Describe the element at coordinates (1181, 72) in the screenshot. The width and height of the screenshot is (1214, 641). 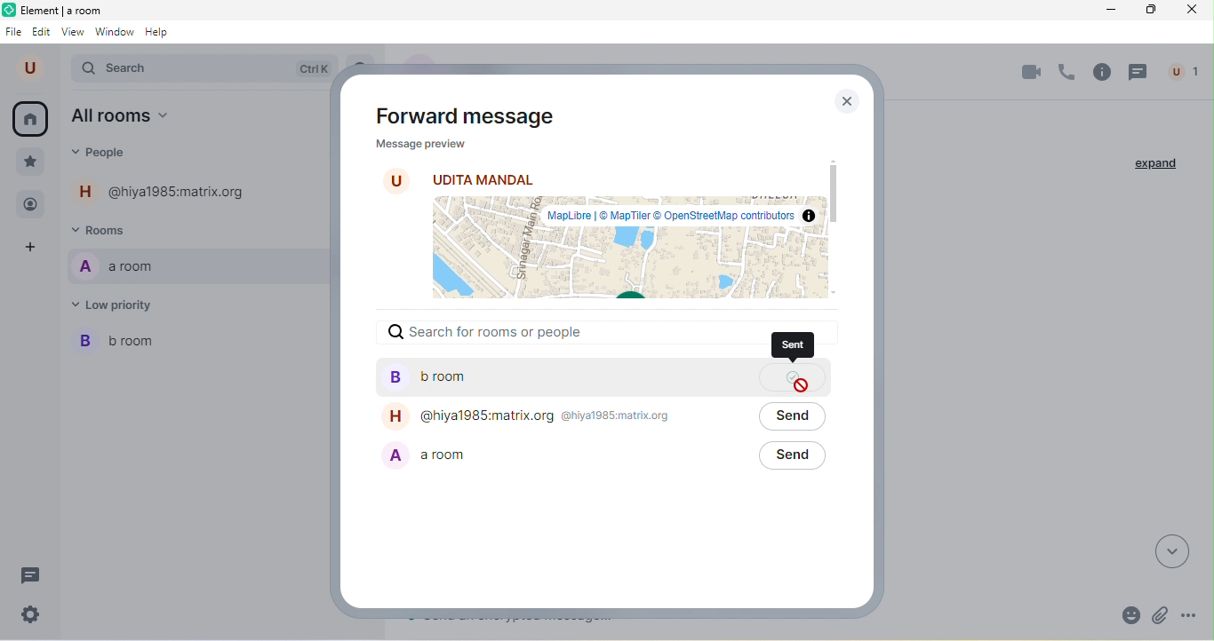
I see `people` at that location.